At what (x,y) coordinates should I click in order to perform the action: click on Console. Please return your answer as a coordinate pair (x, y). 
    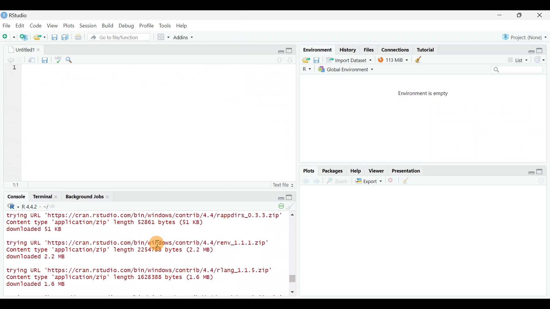
    Looking at the image, I should click on (16, 197).